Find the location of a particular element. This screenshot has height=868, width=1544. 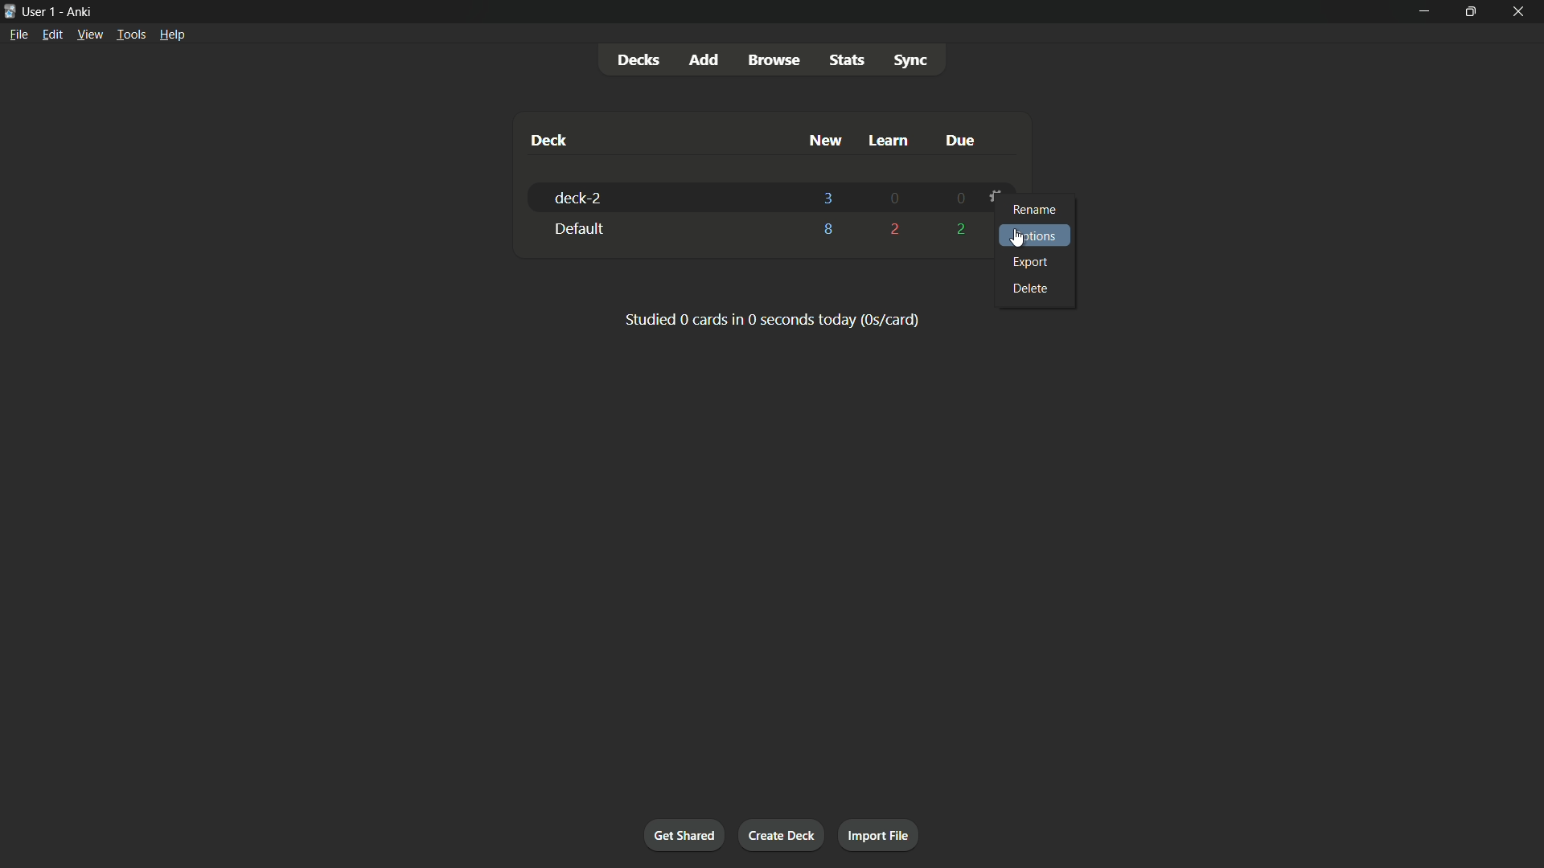

8 is located at coordinates (828, 233).